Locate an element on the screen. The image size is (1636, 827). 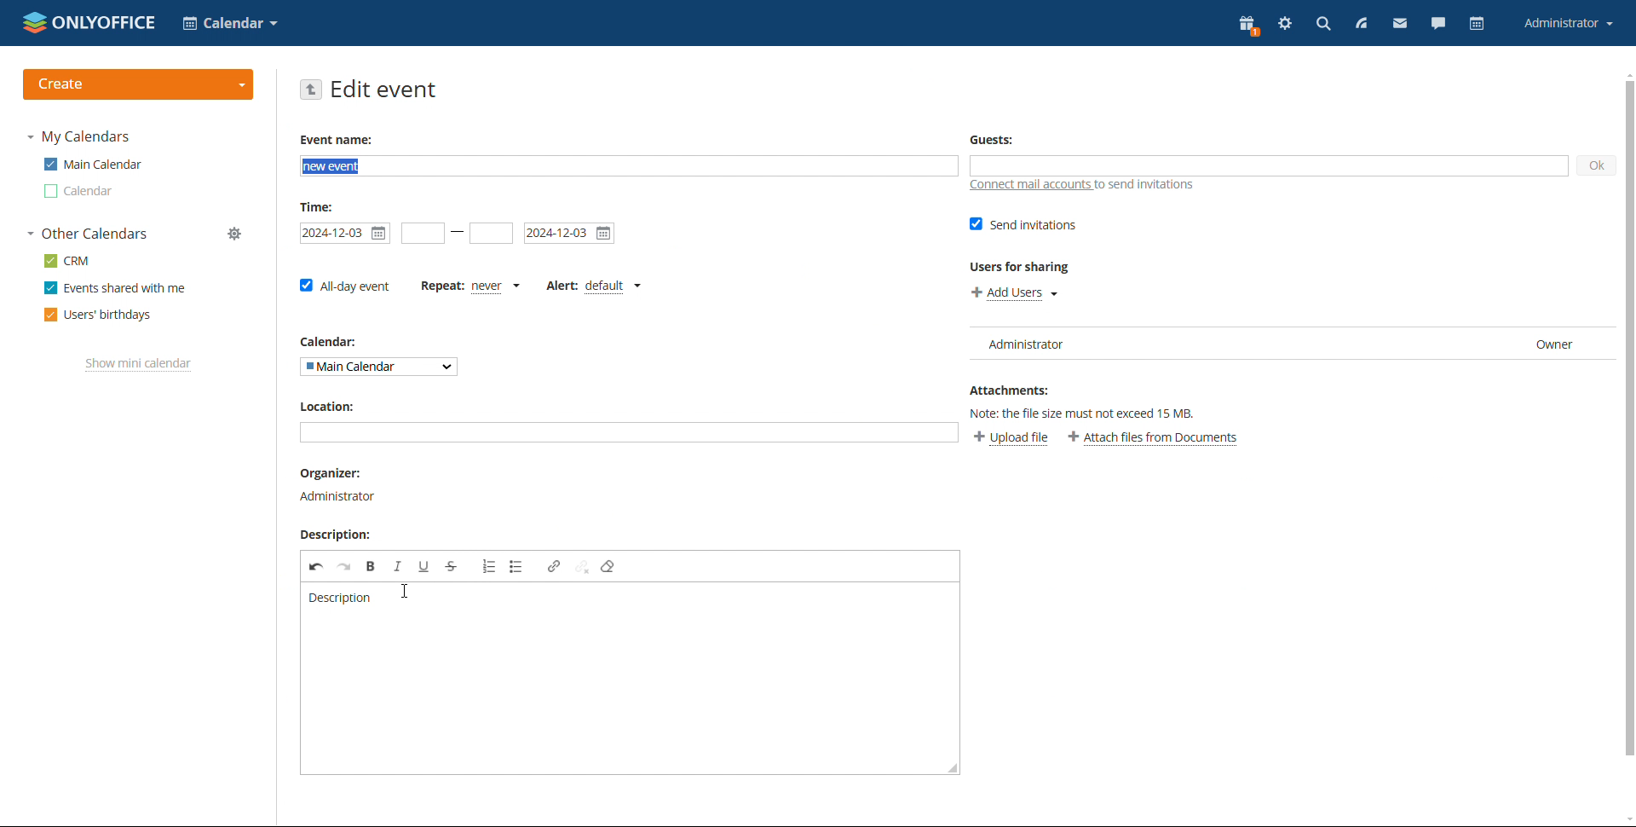
list of users is located at coordinates (1293, 344).